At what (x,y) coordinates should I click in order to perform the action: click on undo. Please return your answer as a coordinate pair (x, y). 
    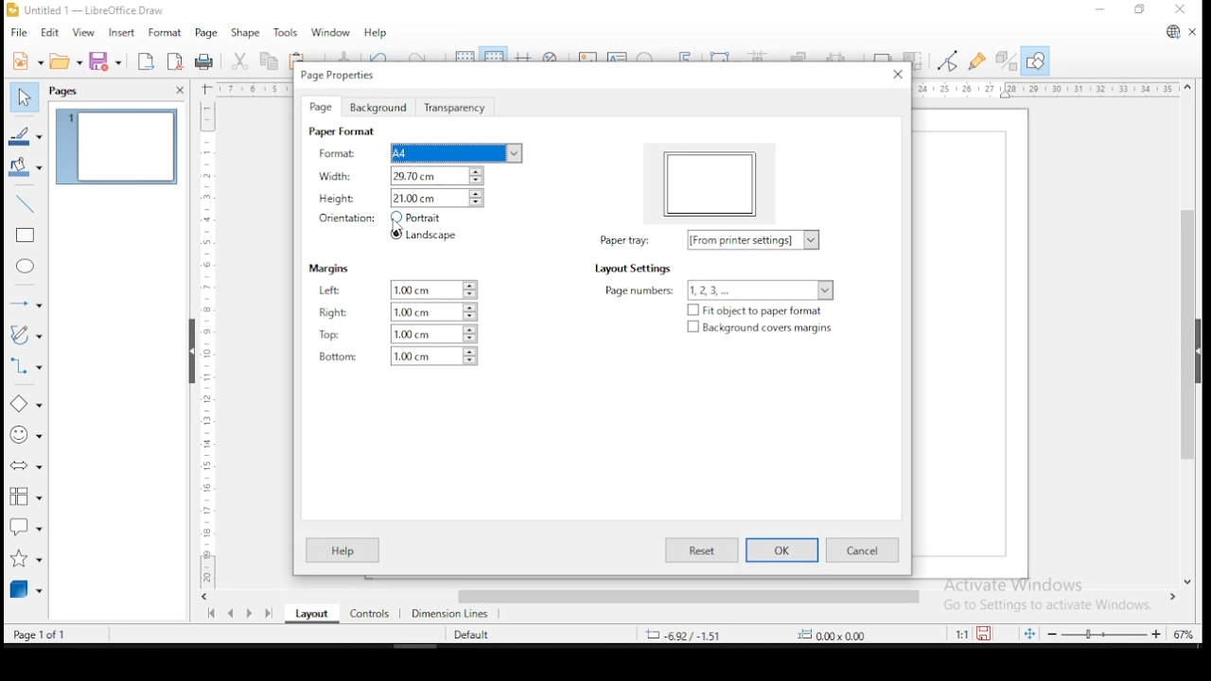
    Looking at the image, I should click on (385, 55).